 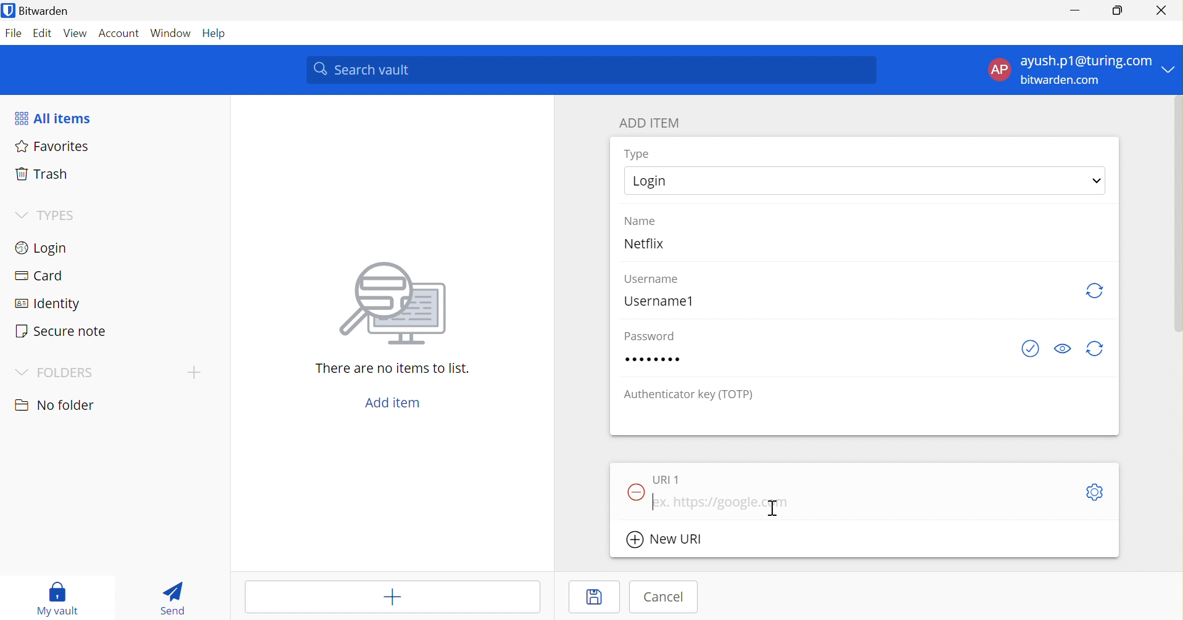 I want to click on Search vault, so click(x=590, y=69).